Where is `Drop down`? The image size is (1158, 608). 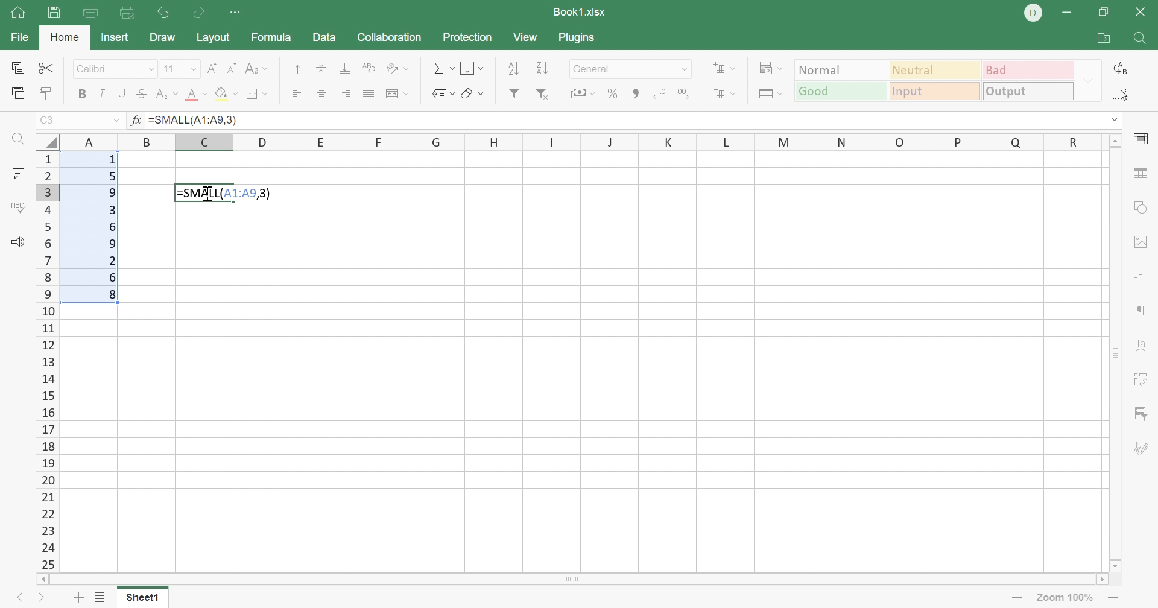 Drop down is located at coordinates (1115, 121).